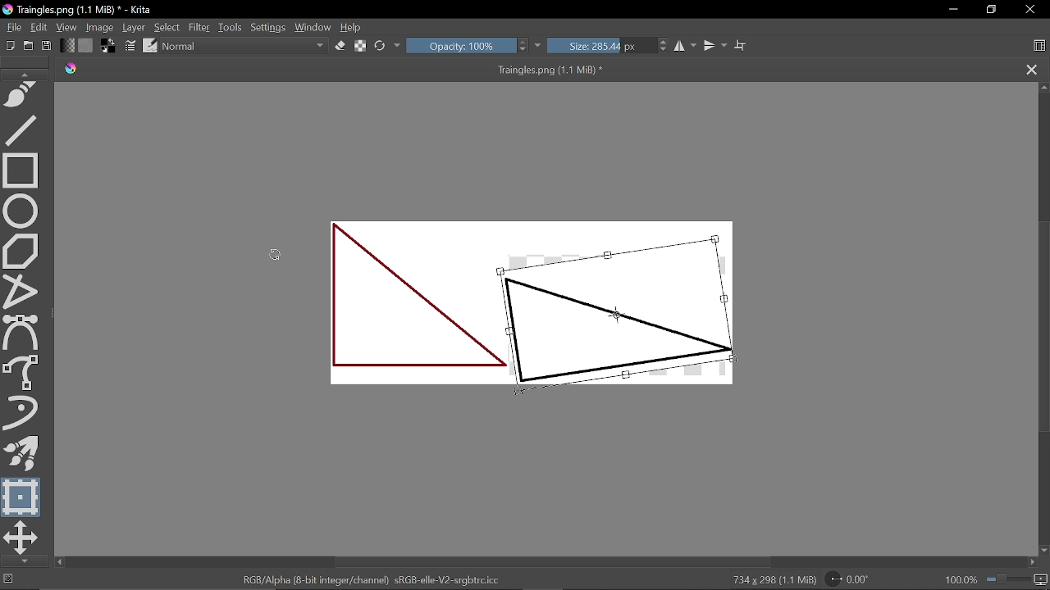  What do you see at coordinates (362, 46) in the screenshot?
I see `Preserve alpha` at bounding box center [362, 46].